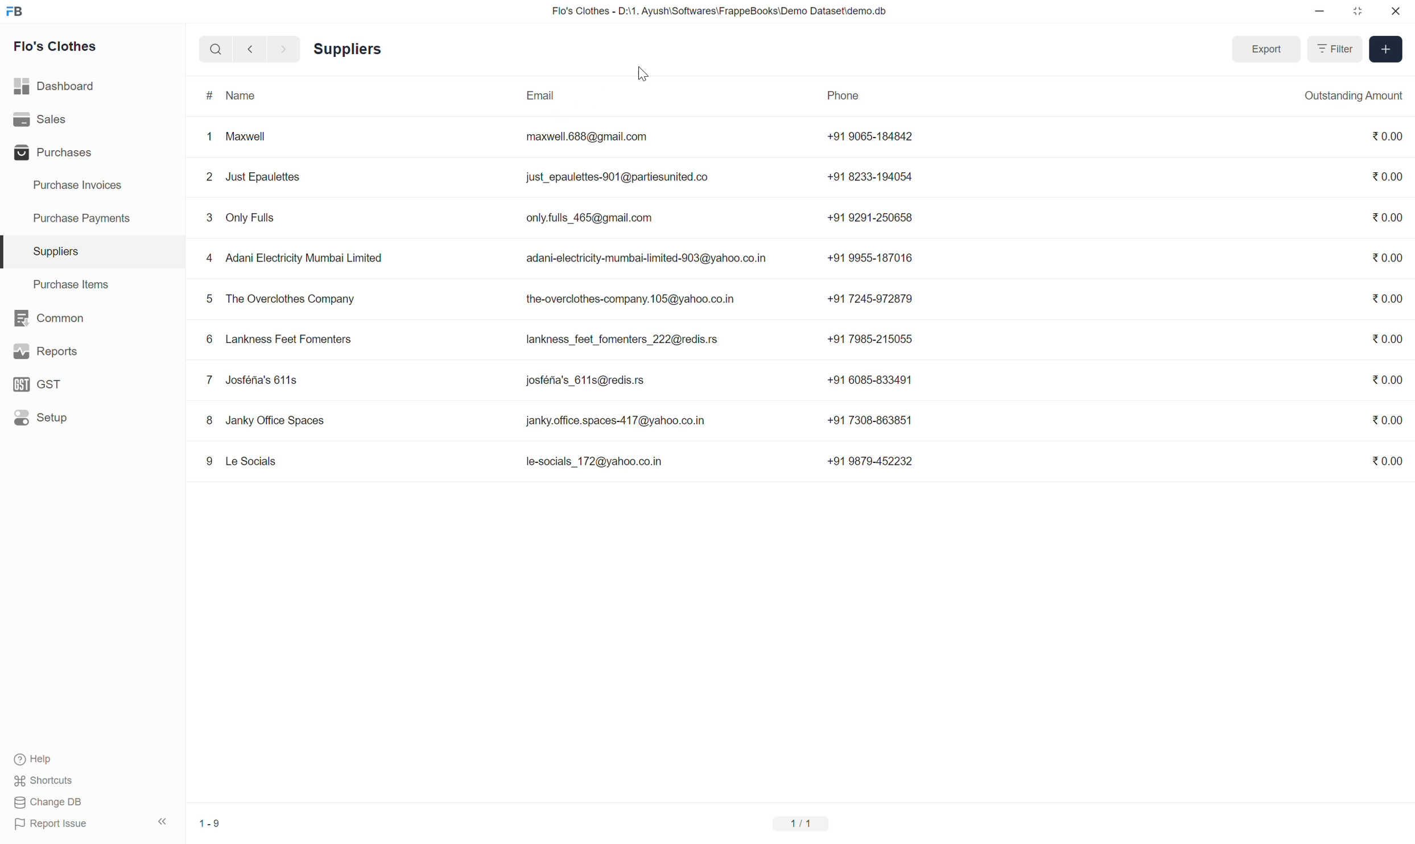 Image resolution: width=1415 pixels, height=844 pixels. I want to click on 0.00, so click(1387, 216).